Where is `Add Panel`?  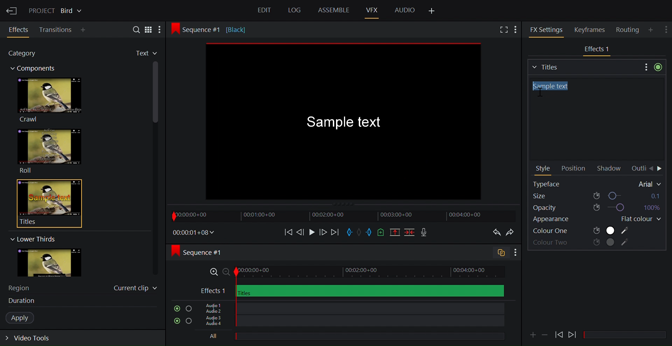 Add Panel is located at coordinates (652, 29).